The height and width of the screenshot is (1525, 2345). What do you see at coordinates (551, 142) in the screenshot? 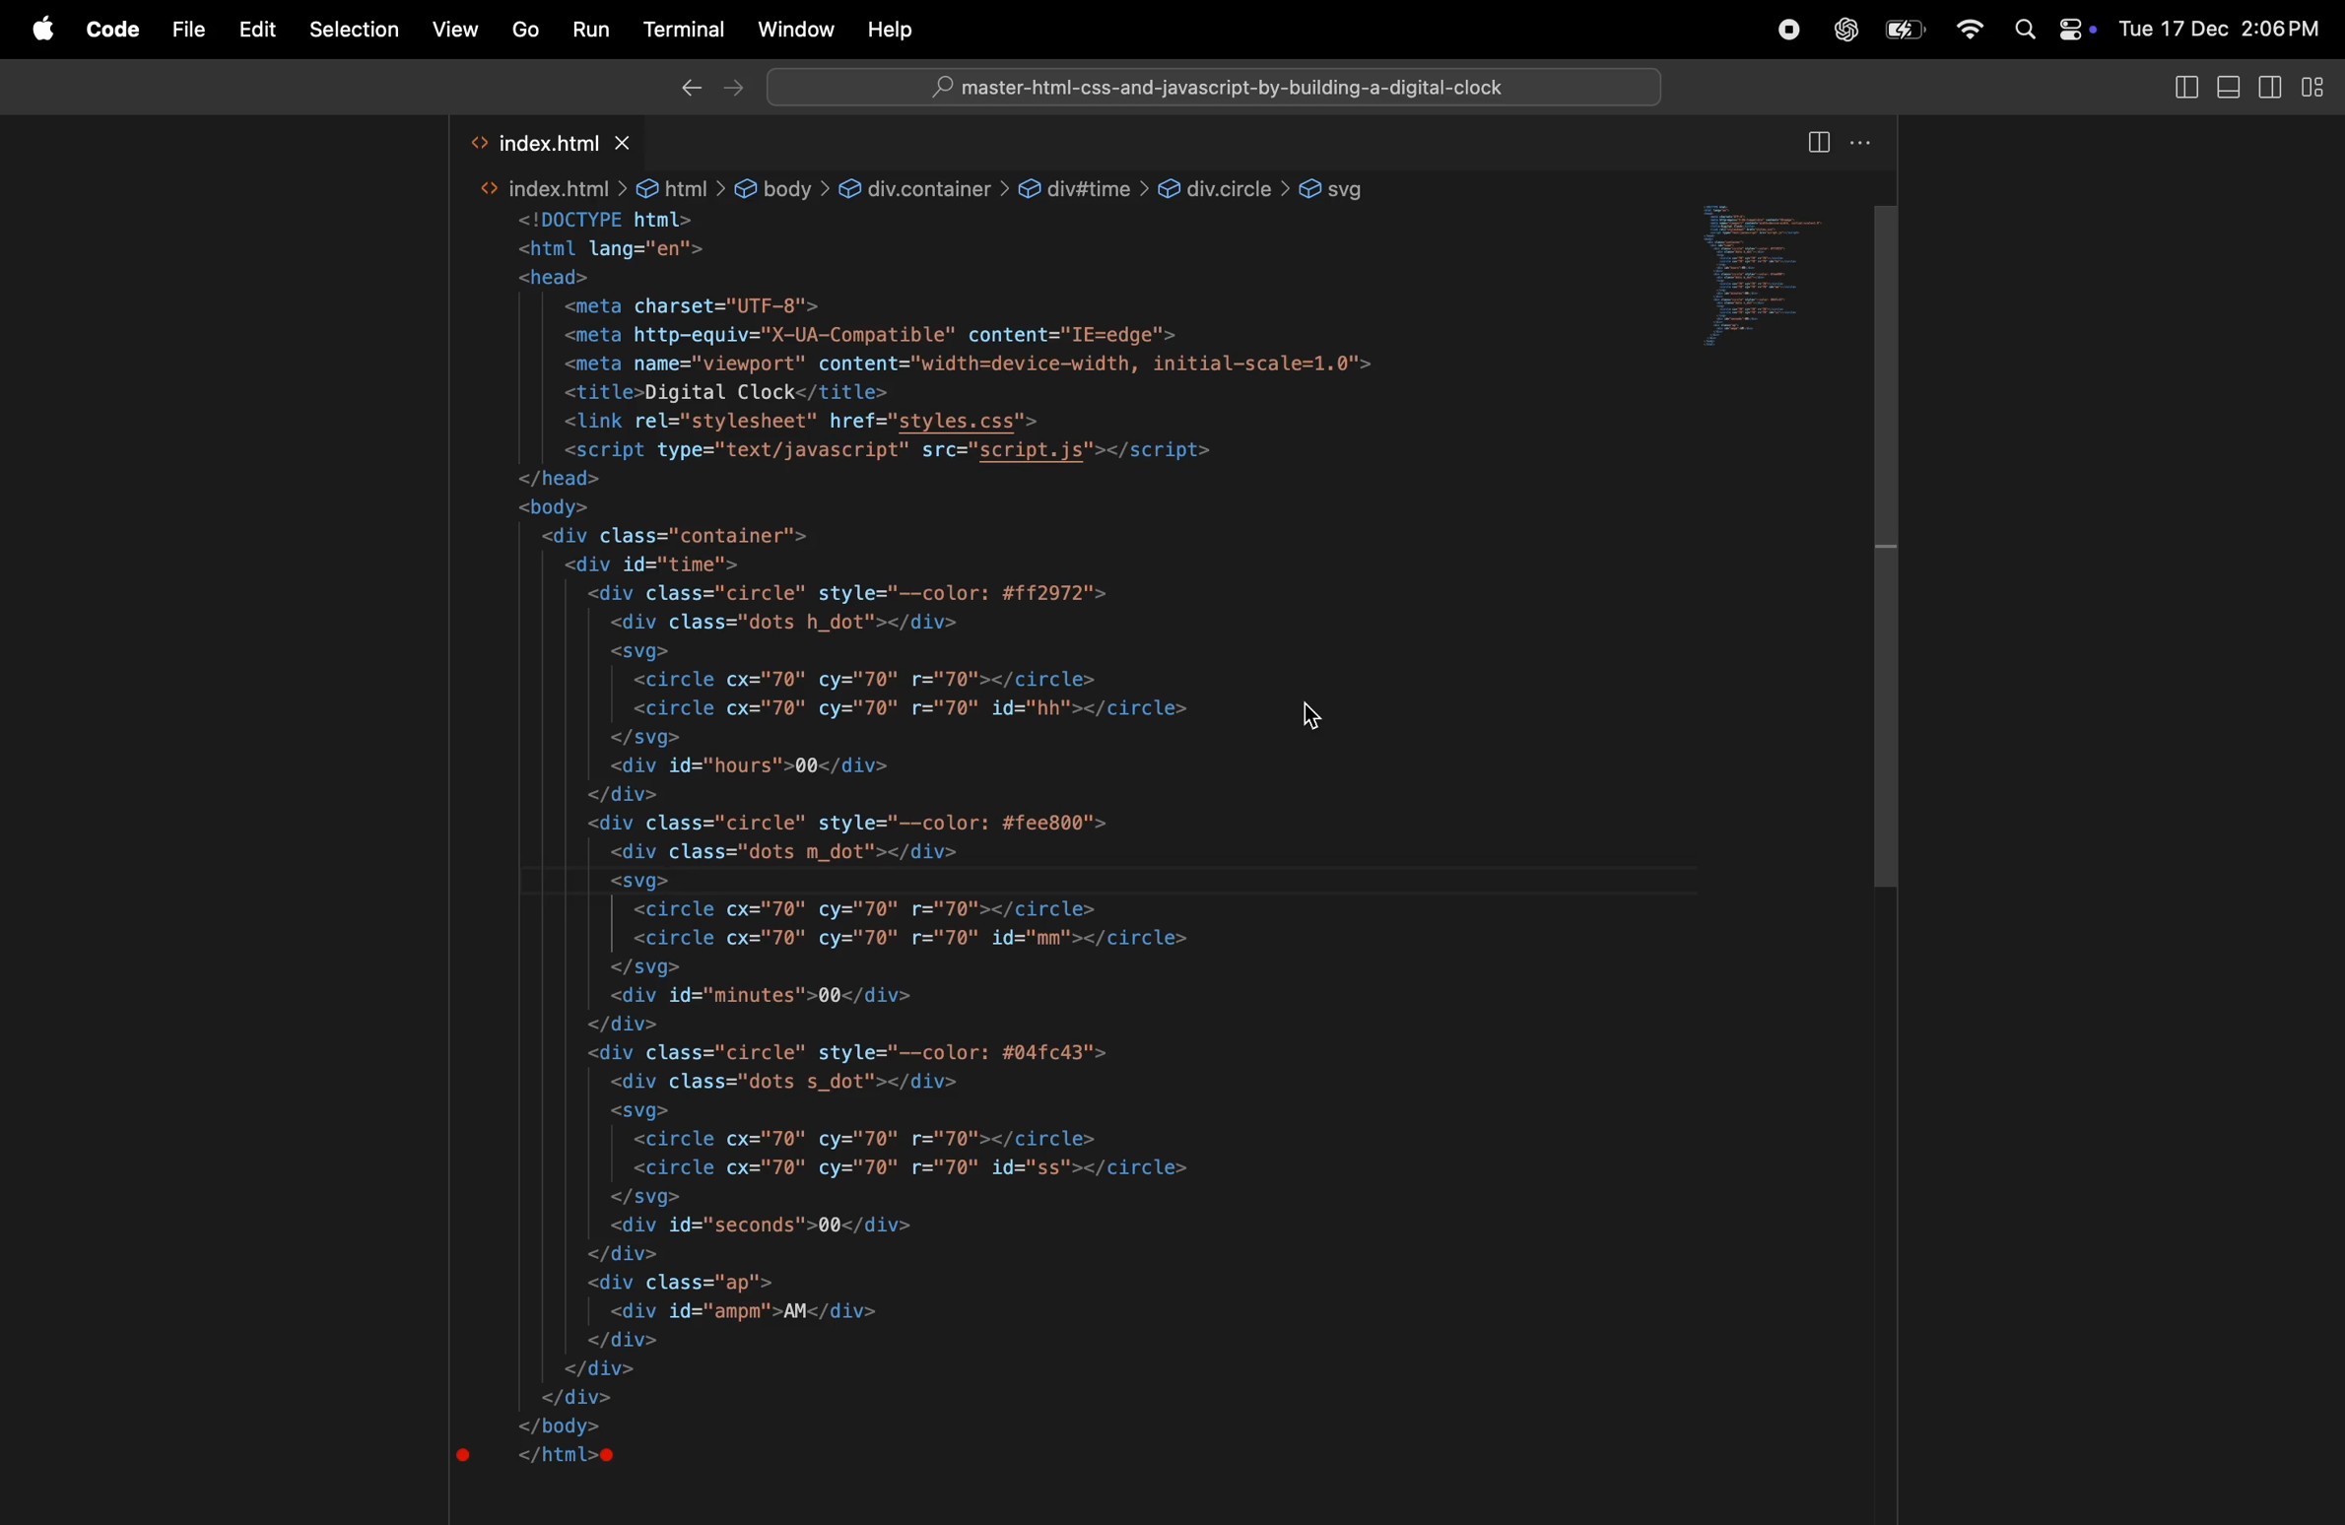
I see `index.html` at bounding box center [551, 142].